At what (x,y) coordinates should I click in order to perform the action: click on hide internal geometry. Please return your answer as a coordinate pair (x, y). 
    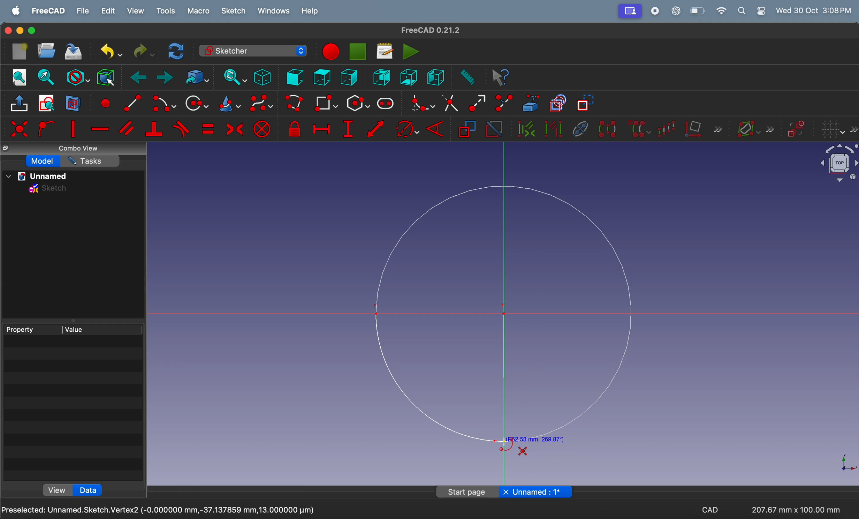
    Looking at the image, I should click on (578, 128).